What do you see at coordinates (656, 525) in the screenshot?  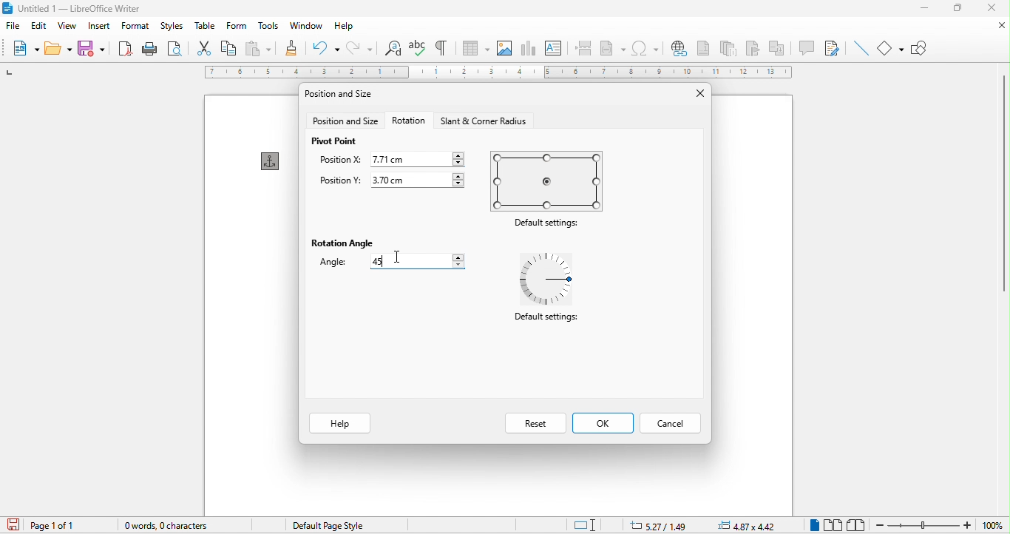 I see `5.27/1.49` at bounding box center [656, 525].